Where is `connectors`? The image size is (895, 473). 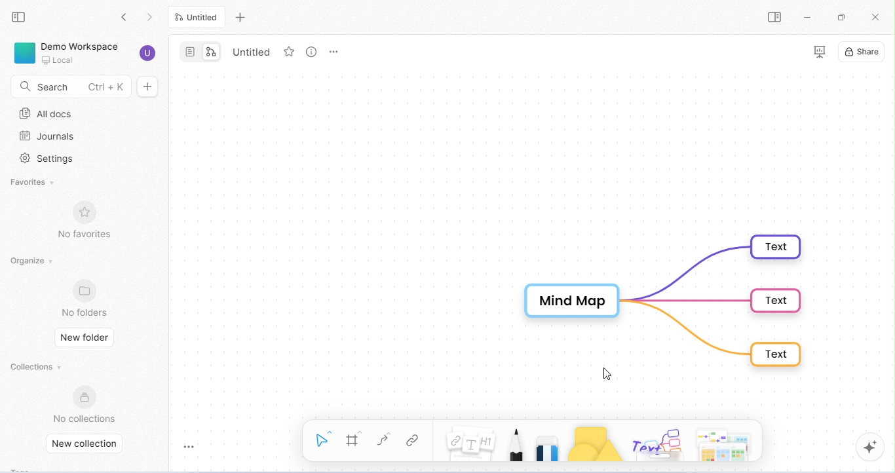
connectors is located at coordinates (384, 440).